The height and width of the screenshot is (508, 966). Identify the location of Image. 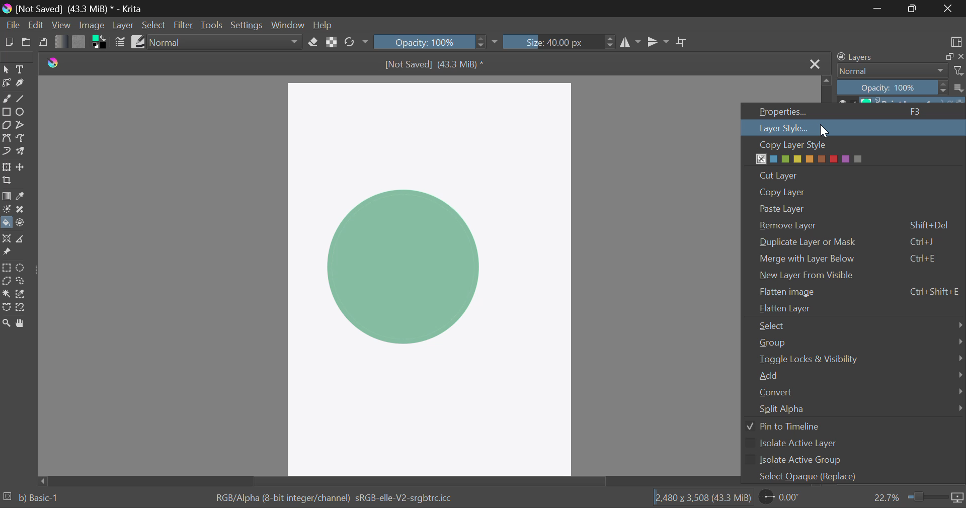
(90, 26).